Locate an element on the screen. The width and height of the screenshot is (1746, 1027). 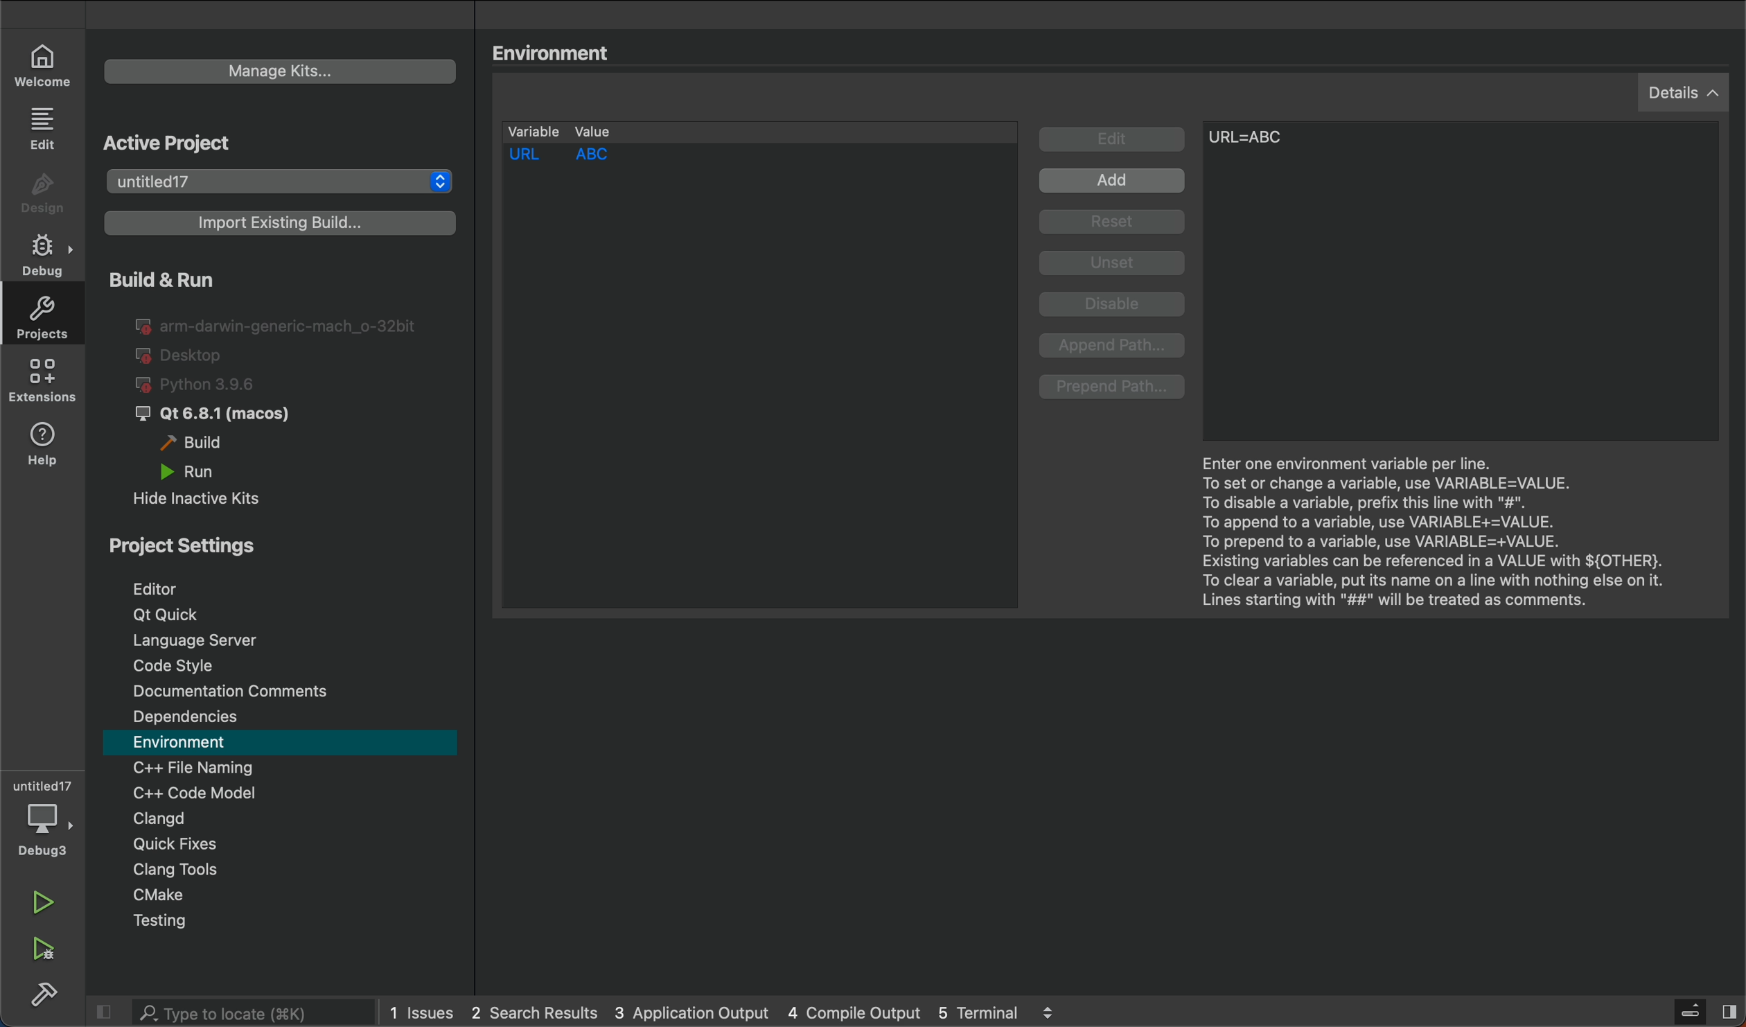
design is located at coordinates (46, 195).